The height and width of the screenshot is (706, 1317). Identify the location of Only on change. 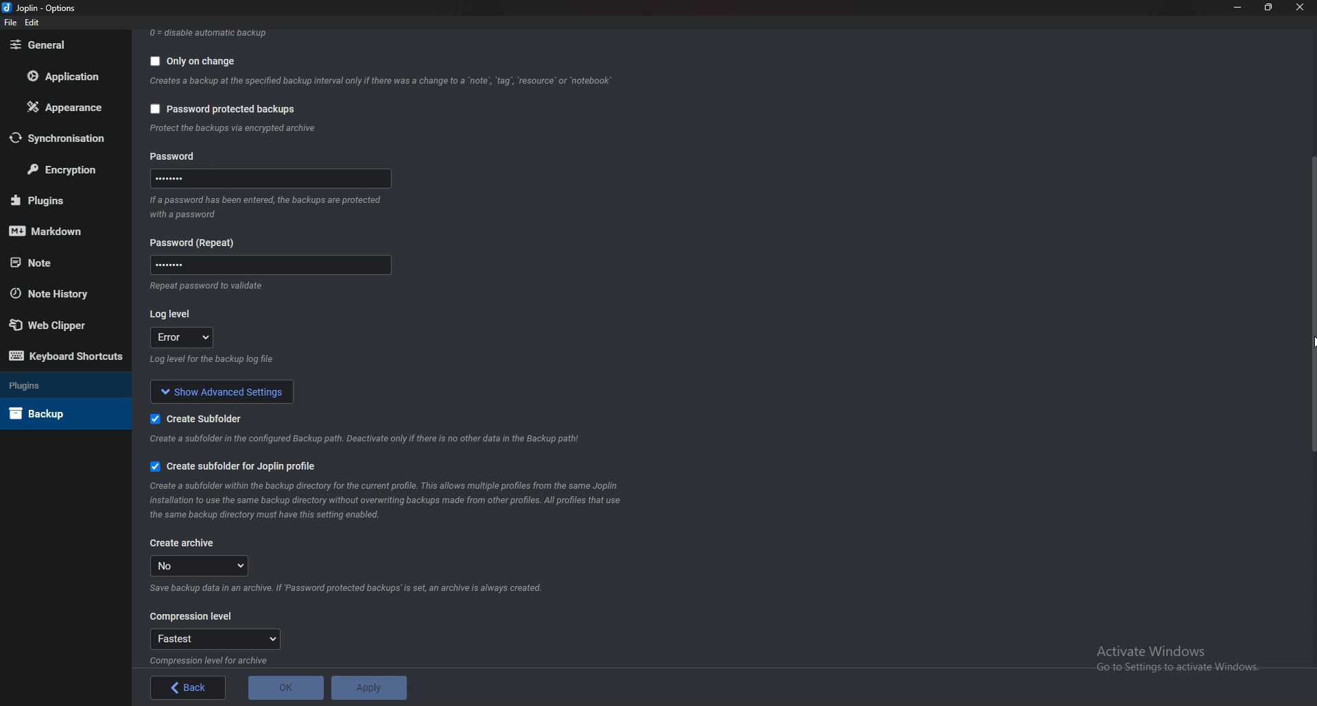
(189, 62).